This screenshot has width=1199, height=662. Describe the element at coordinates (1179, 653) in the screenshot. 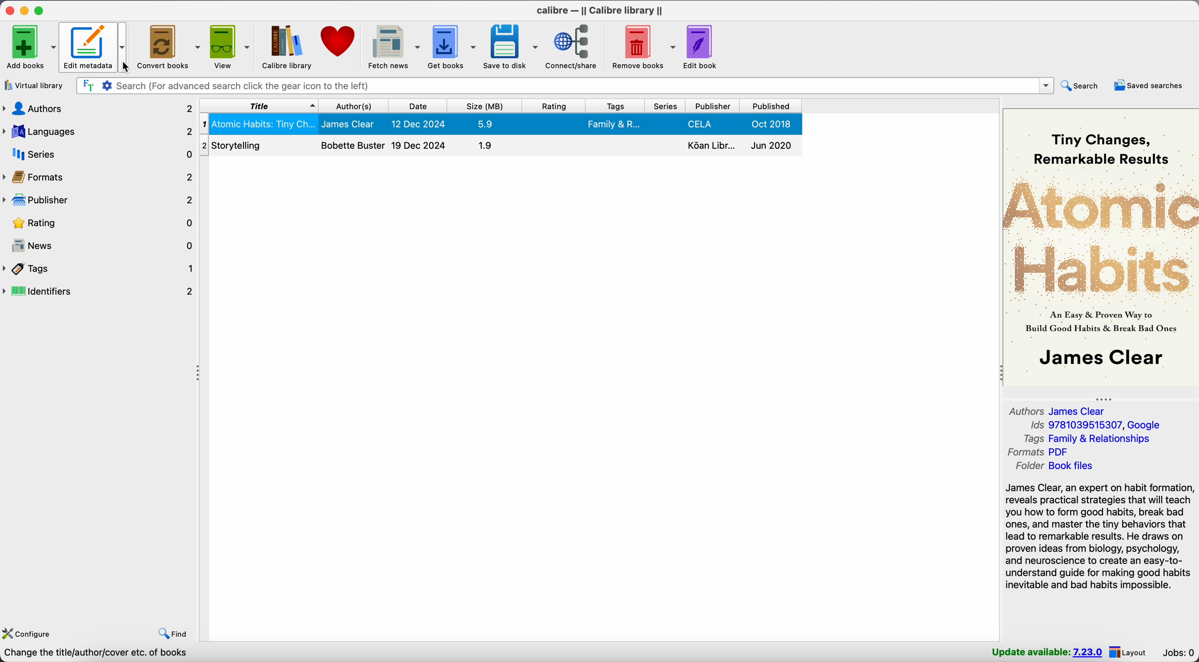

I see `Jobs: 0` at that location.